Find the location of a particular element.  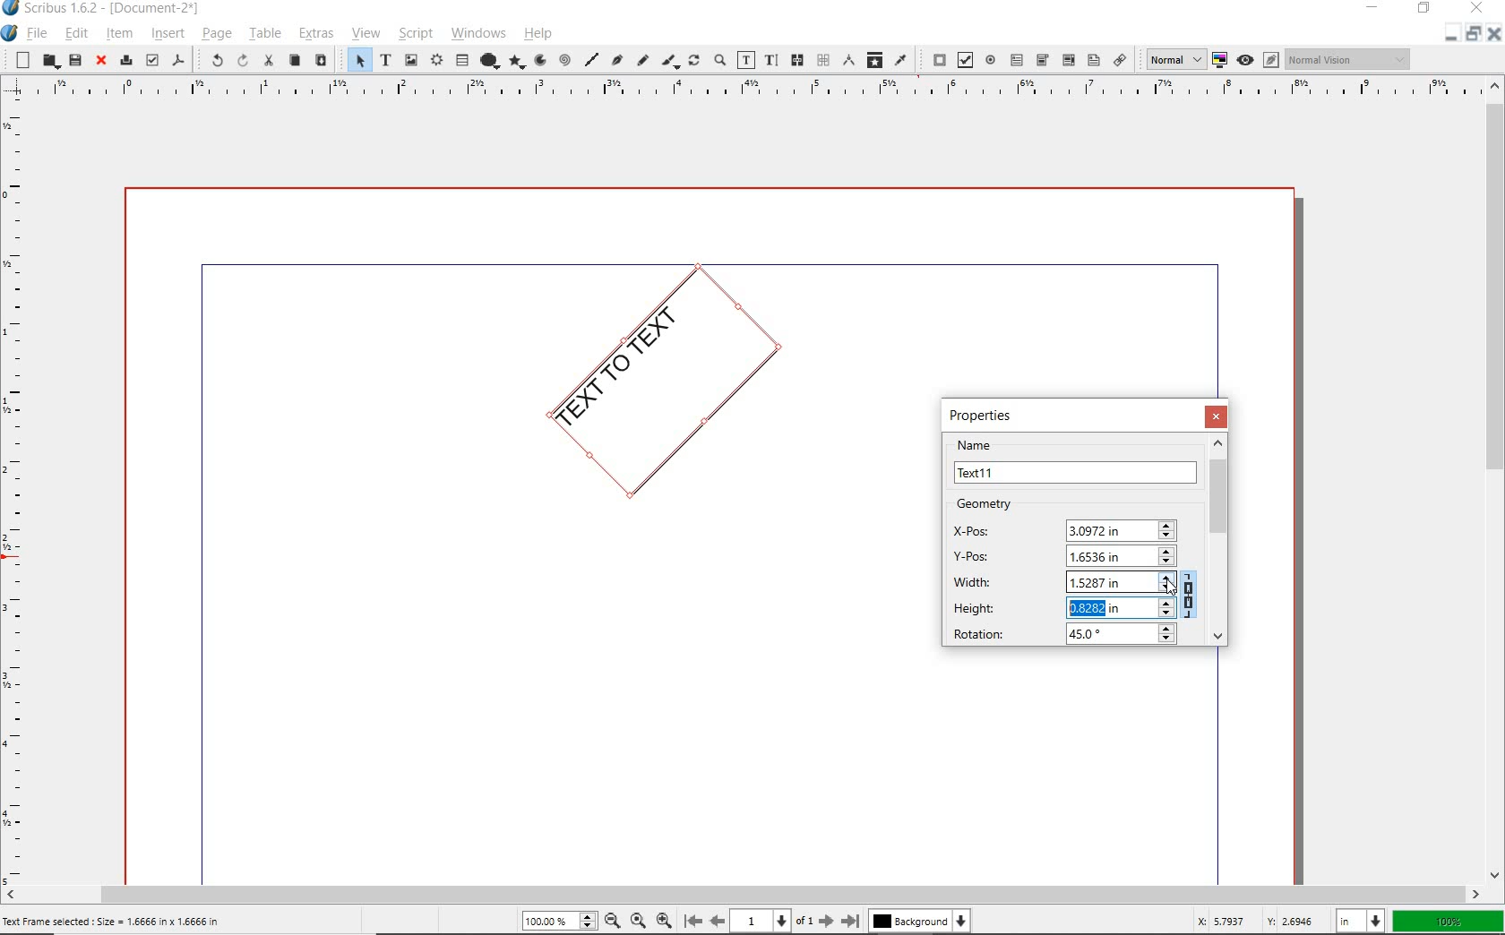

Bezier curve is located at coordinates (616, 59).